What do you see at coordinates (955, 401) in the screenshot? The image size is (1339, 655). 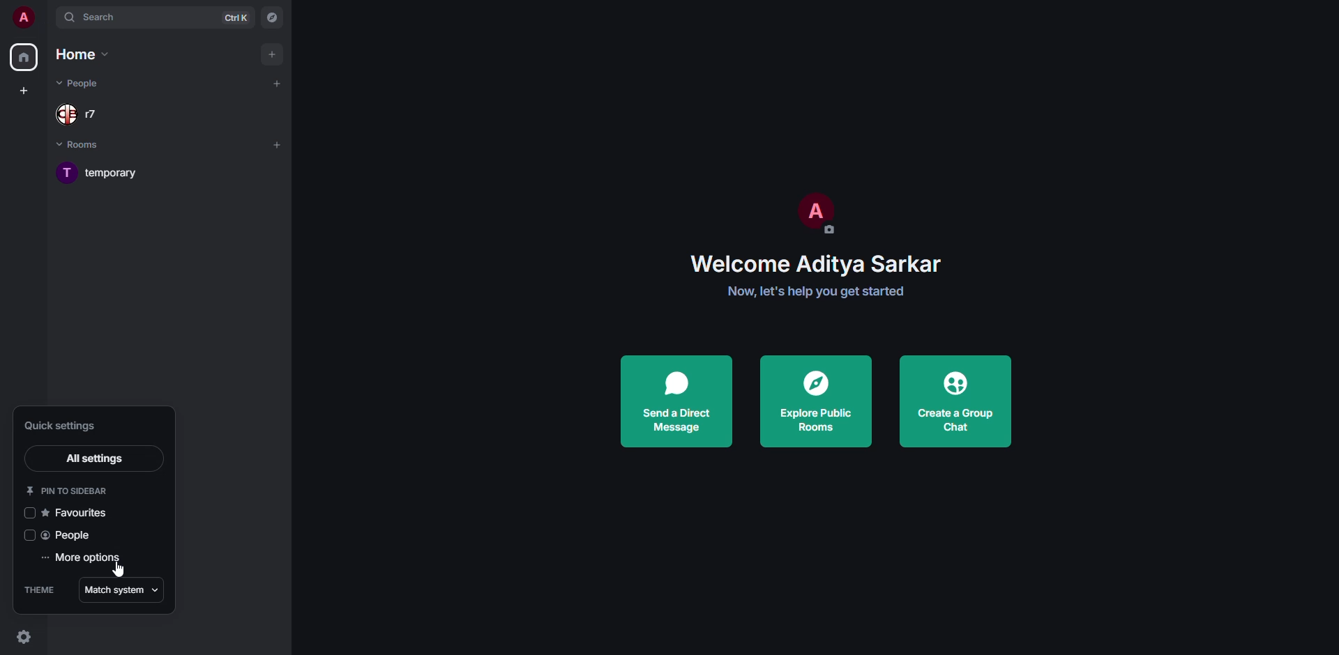 I see `create a group chat` at bounding box center [955, 401].